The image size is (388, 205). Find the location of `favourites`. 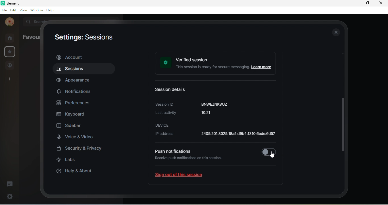

favourites is located at coordinates (30, 37).